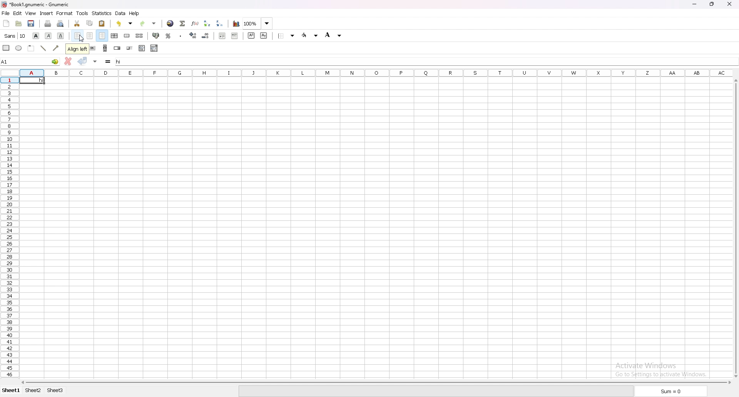 The height and width of the screenshot is (397, 739). Describe the element at coordinates (19, 48) in the screenshot. I see `ellipse` at that location.